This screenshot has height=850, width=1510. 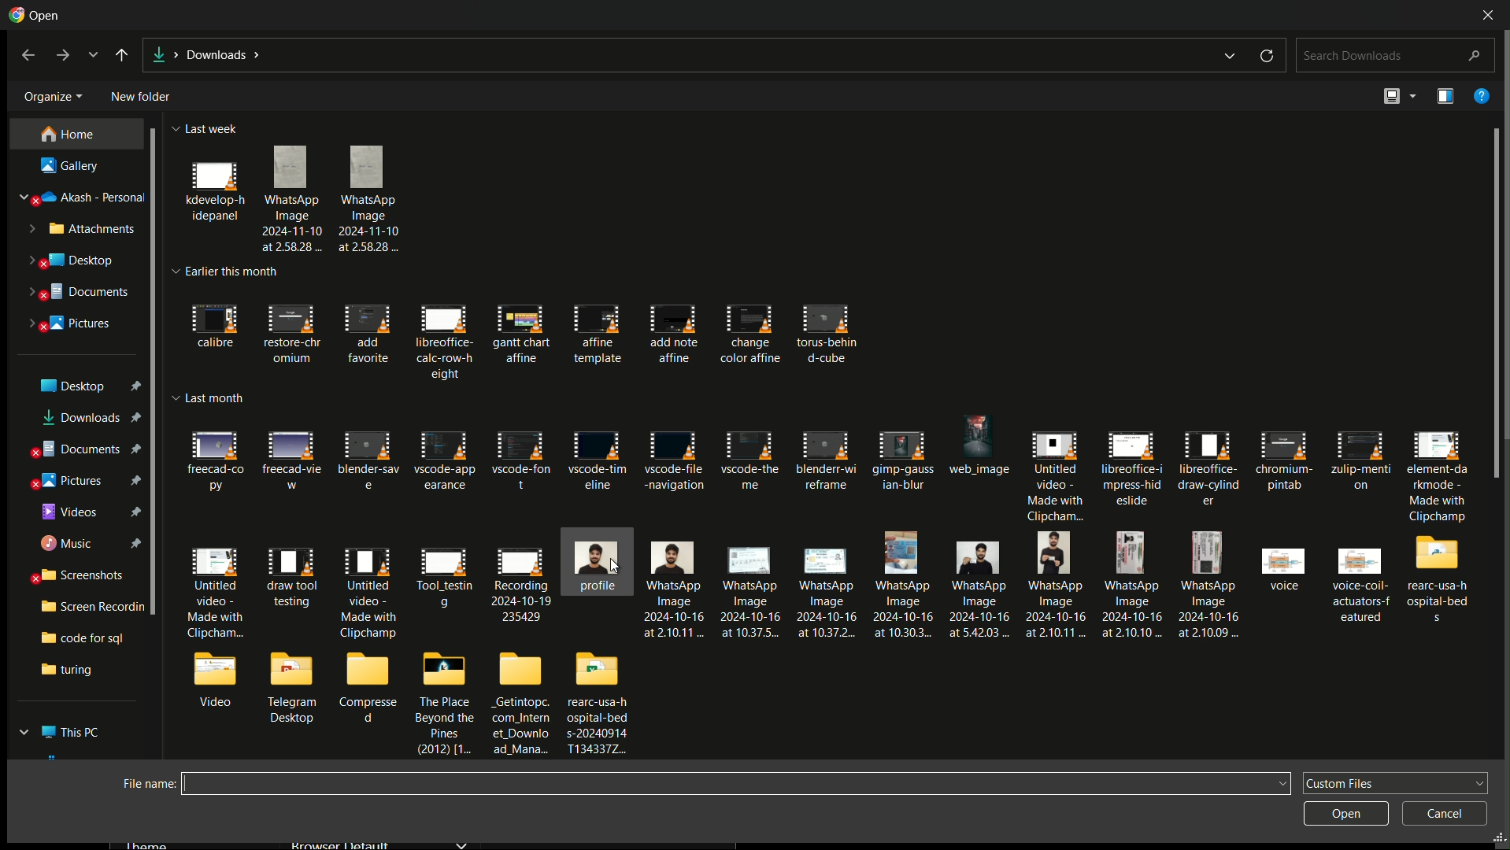 What do you see at coordinates (1395, 56) in the screenshot?
I see `search downloads` at bounding box center [1395, 56].